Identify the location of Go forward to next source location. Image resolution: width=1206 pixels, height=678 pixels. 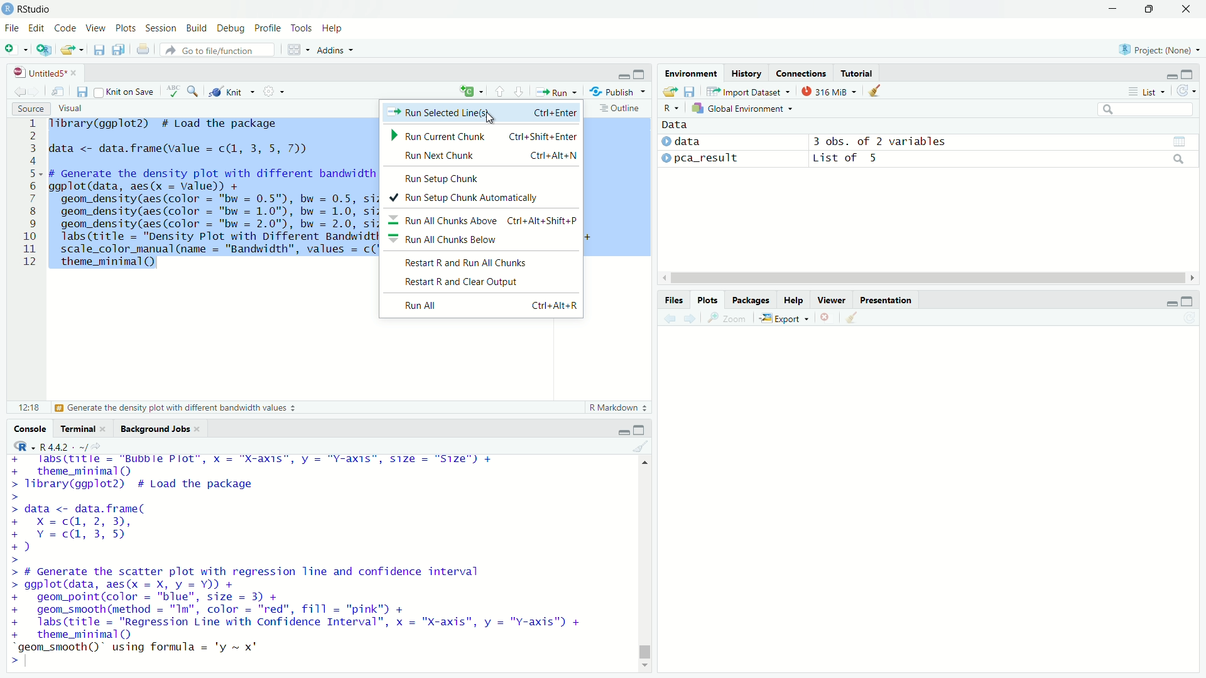
(33, 91).